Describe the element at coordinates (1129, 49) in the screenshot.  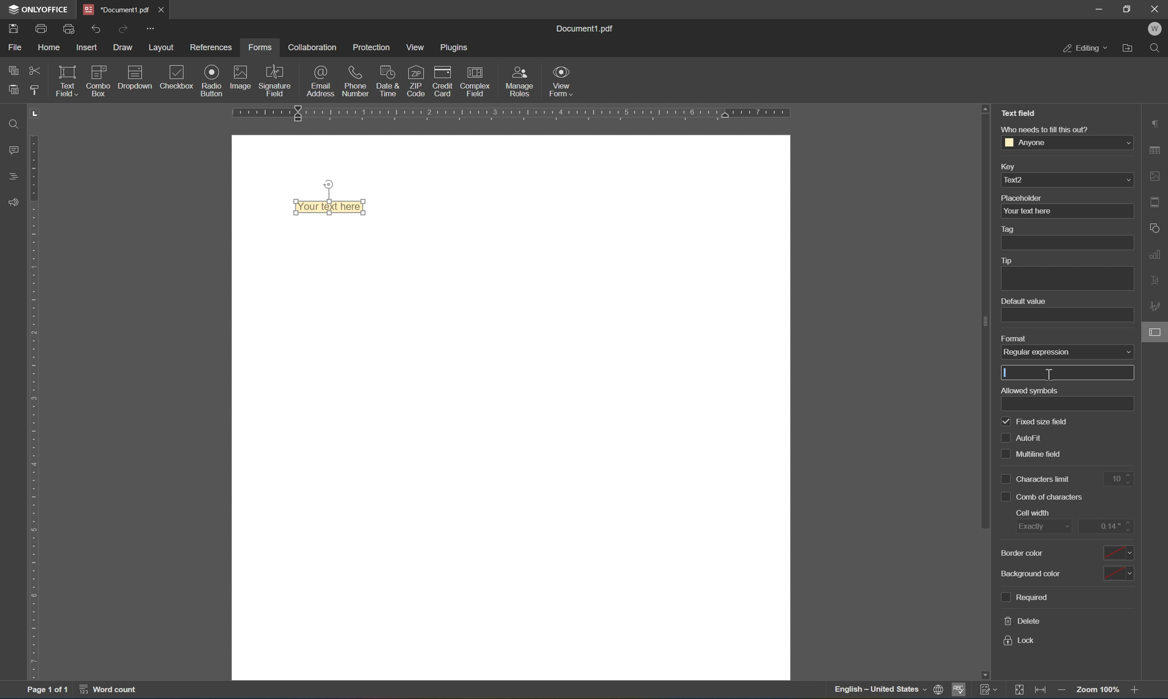
I see `open file location` at that location.